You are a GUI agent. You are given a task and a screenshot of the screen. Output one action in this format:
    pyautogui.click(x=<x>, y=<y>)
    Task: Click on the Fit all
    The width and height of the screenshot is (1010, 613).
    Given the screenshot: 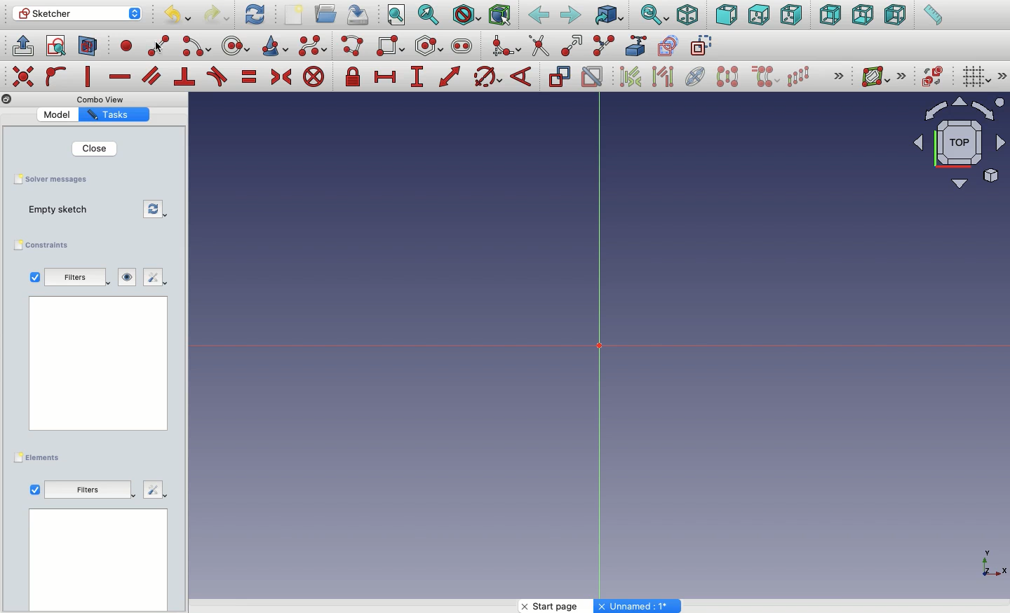 What is the action you would take?
    pyautogui.click(x=398, y=15)
    